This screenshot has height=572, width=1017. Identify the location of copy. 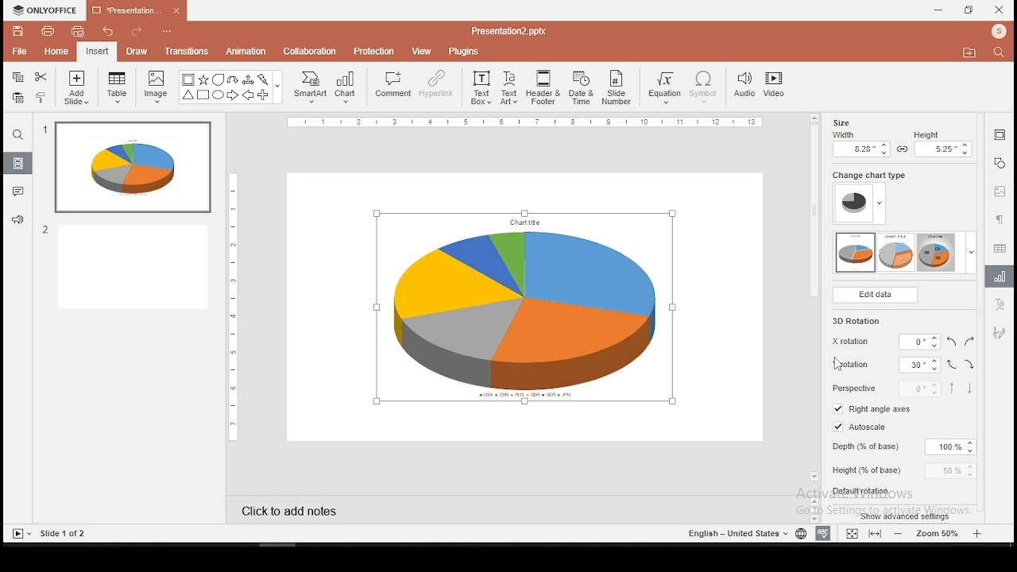
(18, 77).